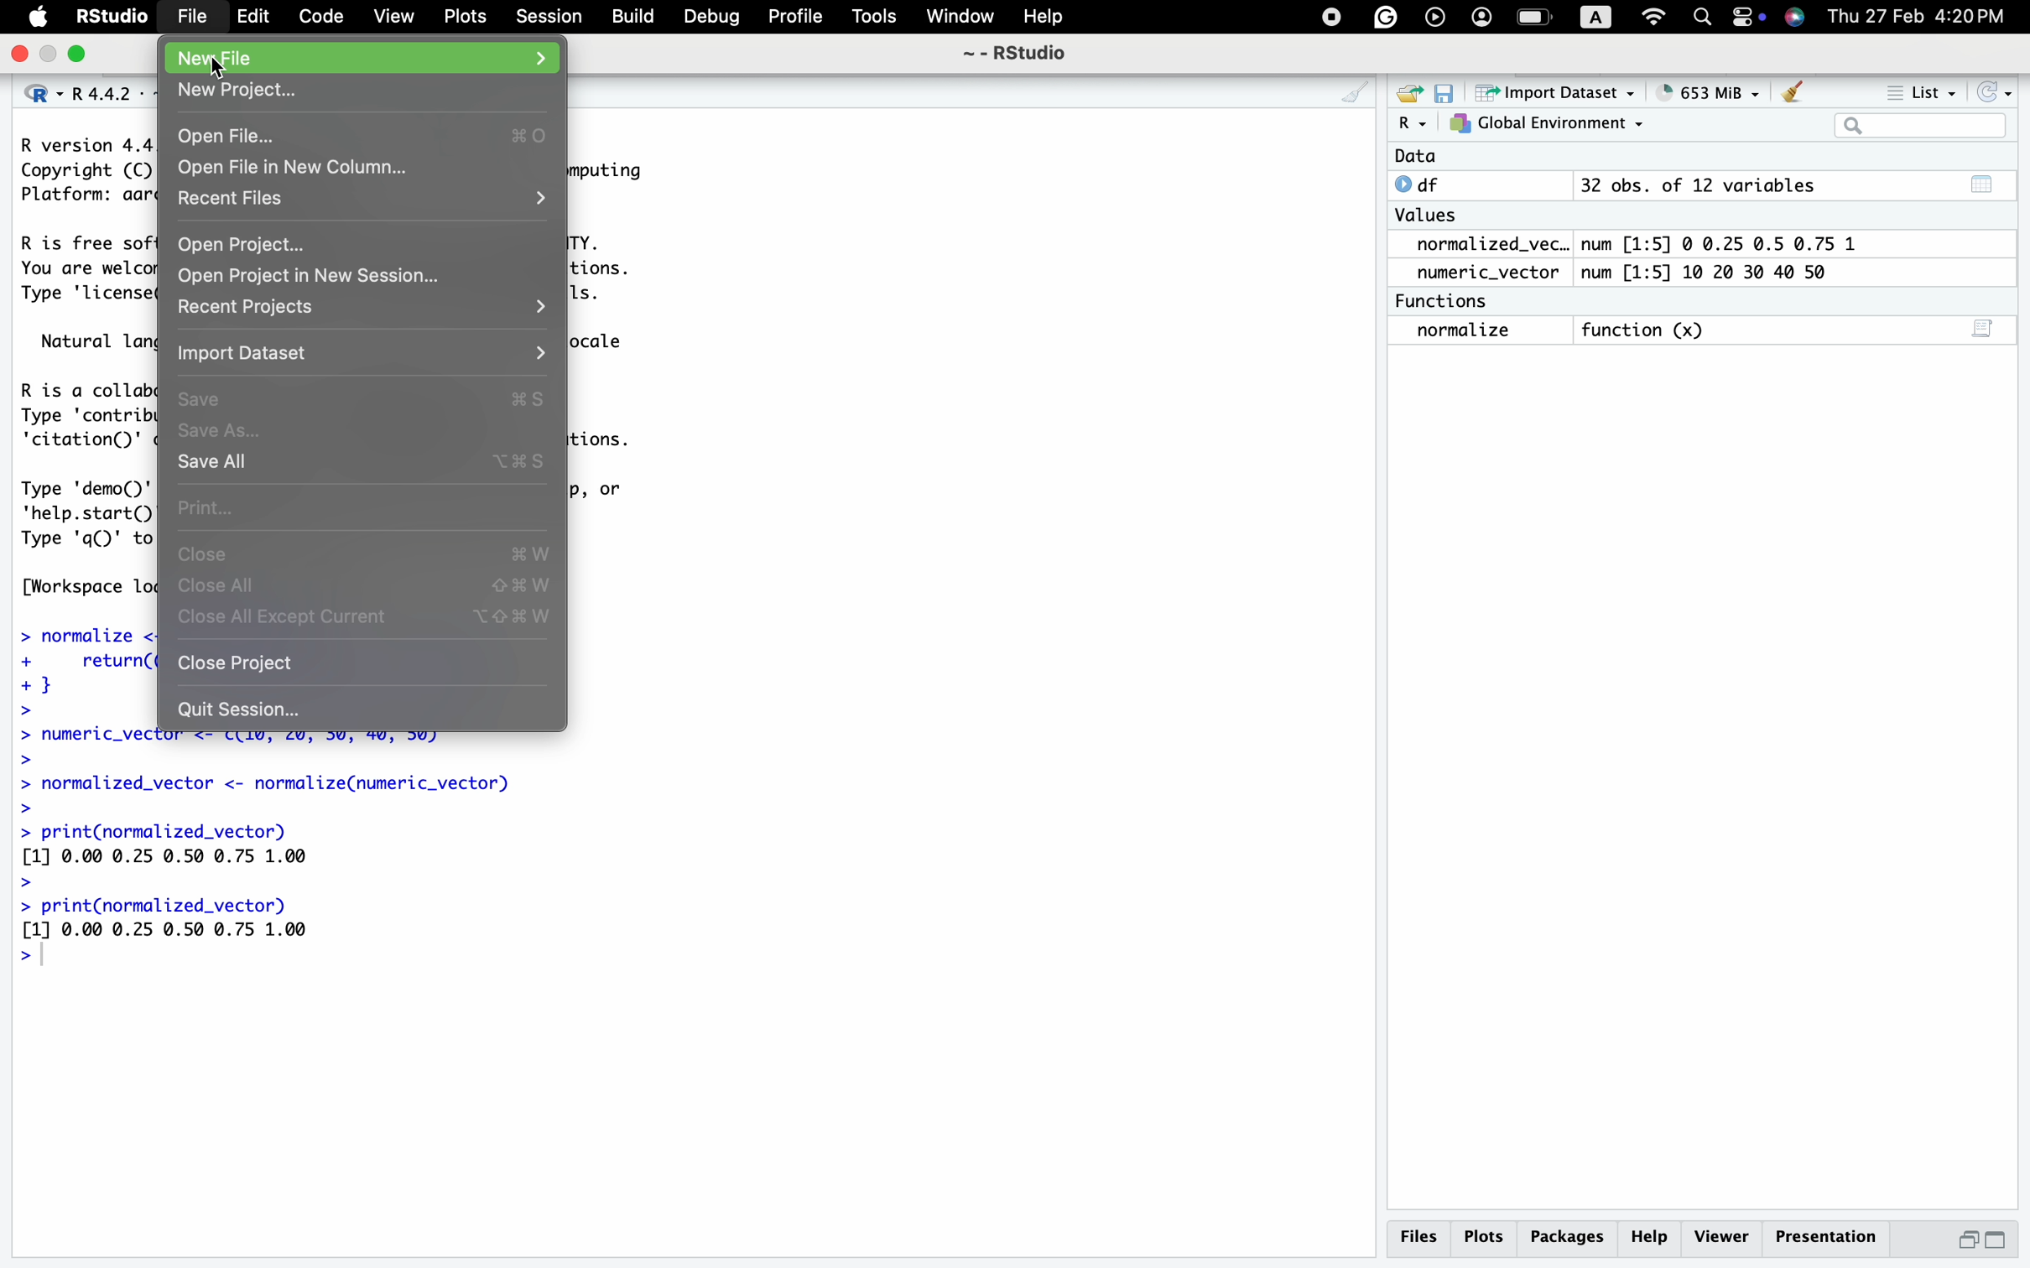  I want to click on Debug, so click(713, 18).